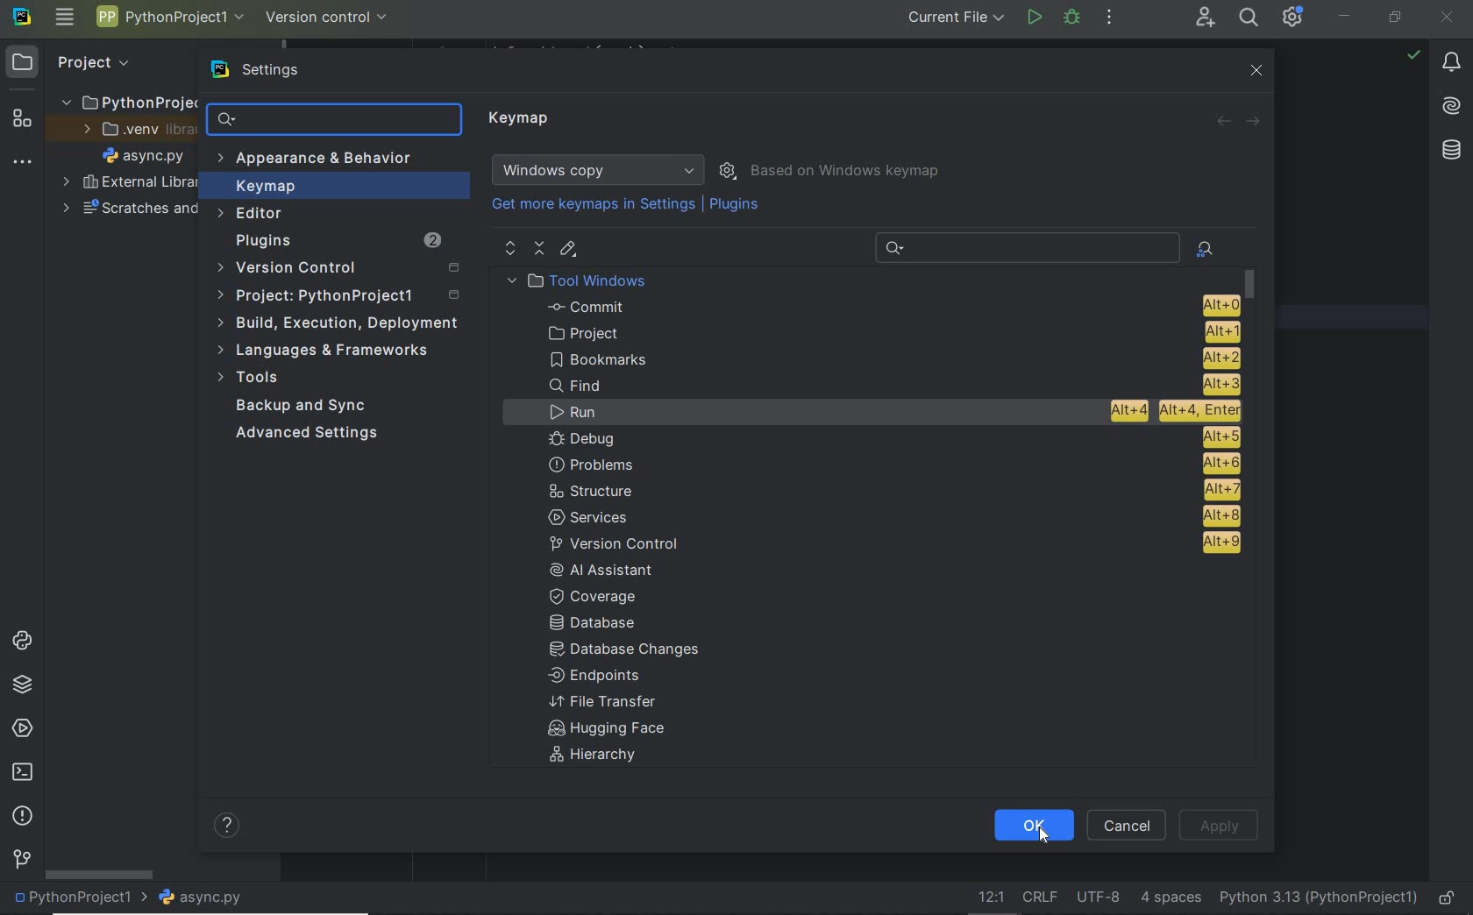  What do you see at coordinates (23, 159) in the screenshot?
I see `More tool windows` at bounding box center [23, 159].